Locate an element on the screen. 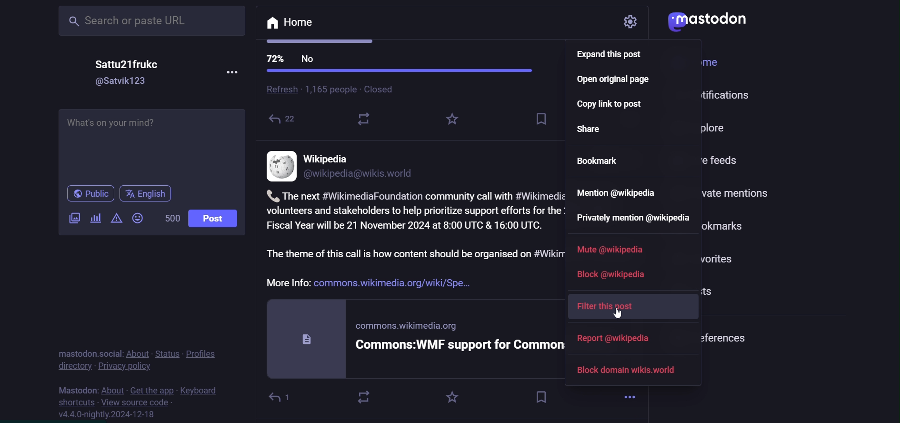 The image size is (900, 423). search is located at coordinates (153, 20).